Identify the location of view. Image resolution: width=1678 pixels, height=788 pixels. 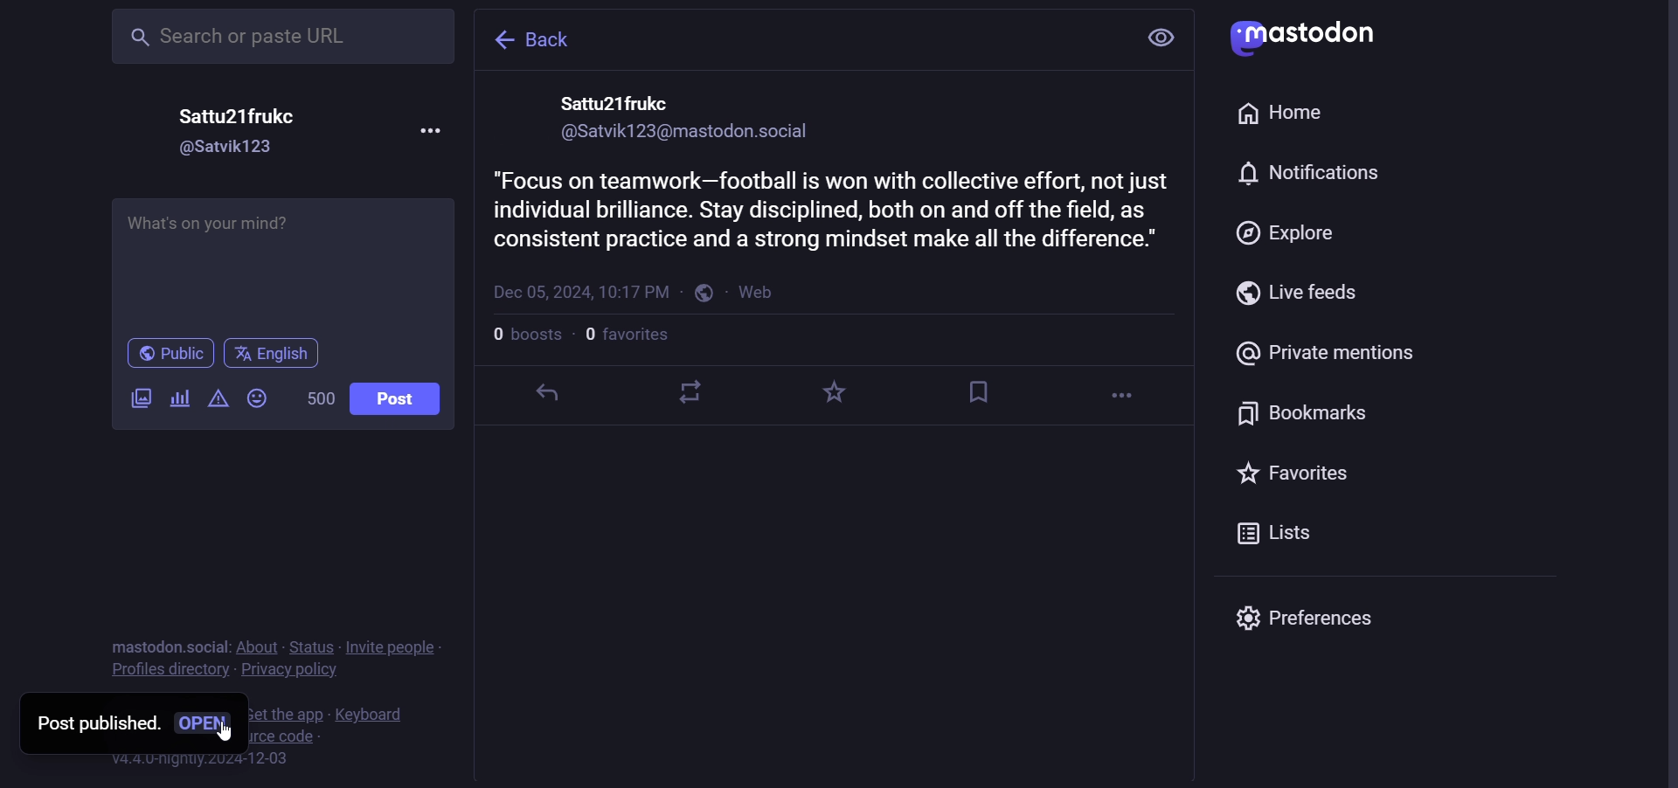
(1164, 39).